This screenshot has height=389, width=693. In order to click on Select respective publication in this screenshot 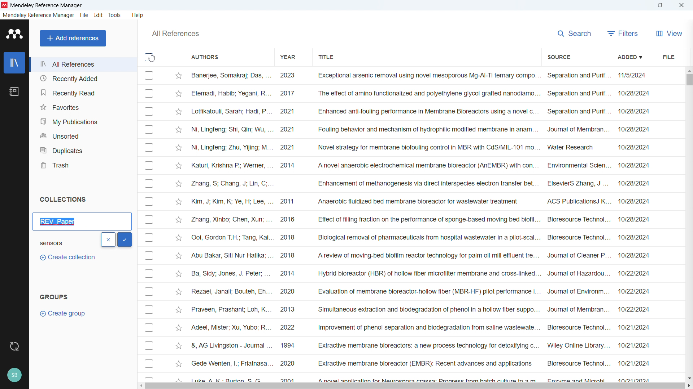, I will do `click(149, 147)`.